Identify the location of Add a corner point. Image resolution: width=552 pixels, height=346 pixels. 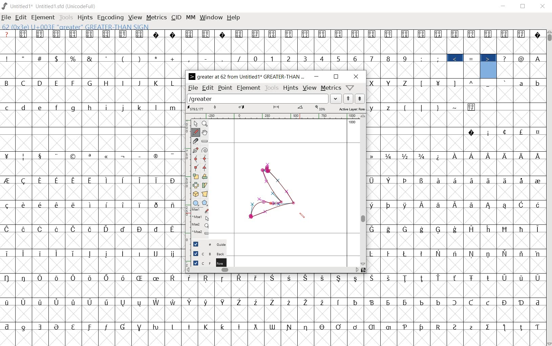
(196, 167).